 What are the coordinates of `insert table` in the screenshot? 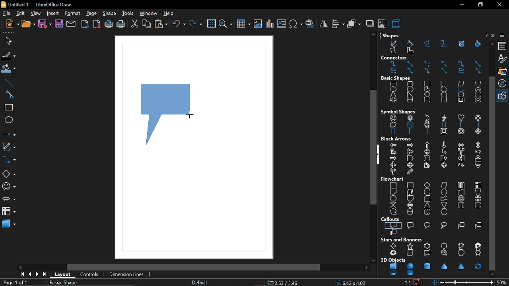 It's located at (243, 25).